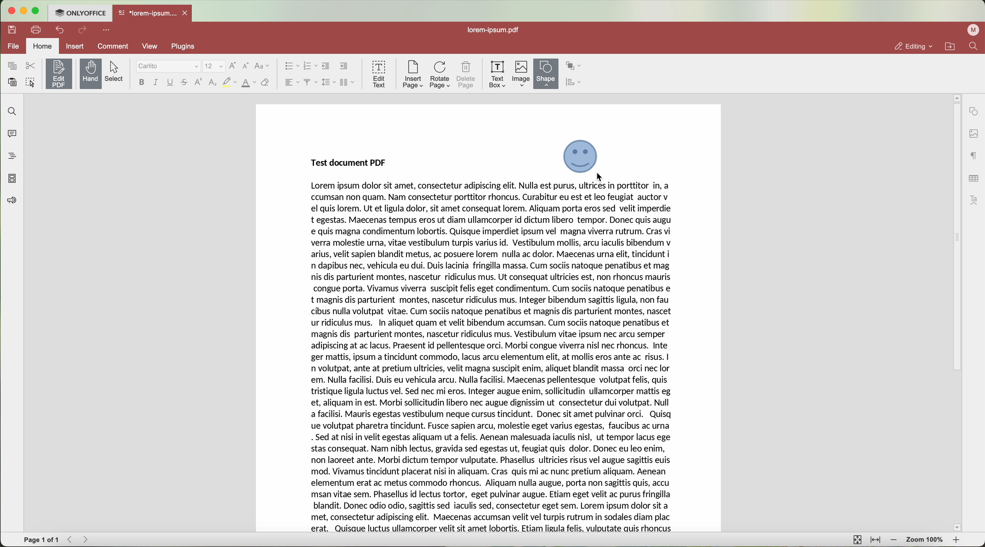 The height and width of the screenshot is (547, 985). I want to click on paste, so click(13, 82).